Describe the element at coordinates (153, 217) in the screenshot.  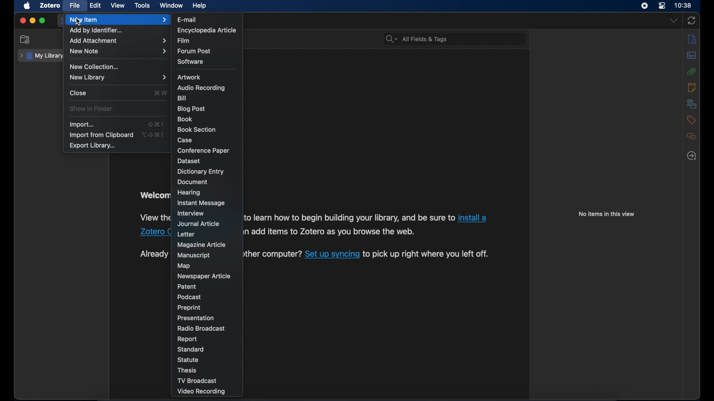
I see `view the` at that location.